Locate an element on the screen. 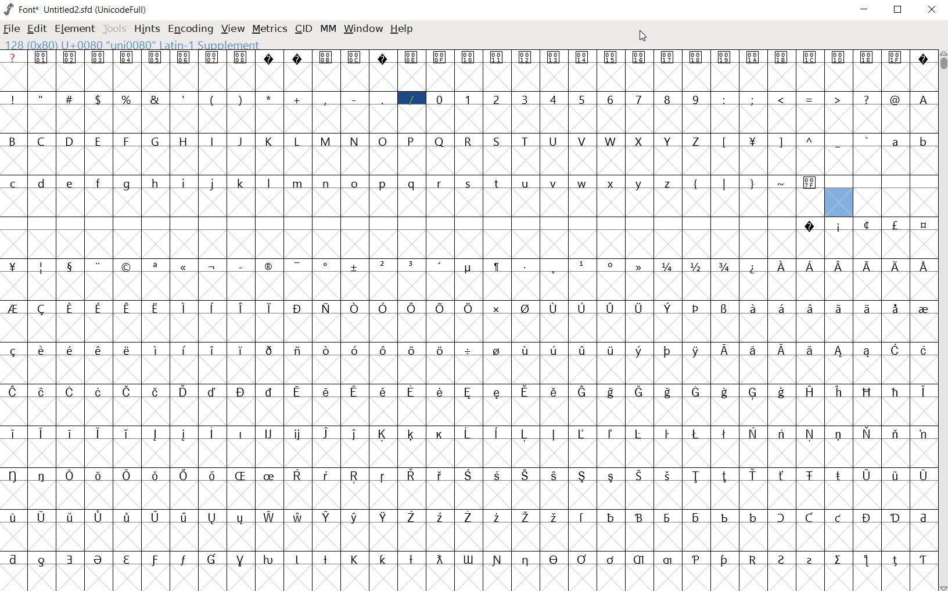 Image resolution: width=948 pixels, height=591 pixels. glyph is located at coordinates (296, 309).